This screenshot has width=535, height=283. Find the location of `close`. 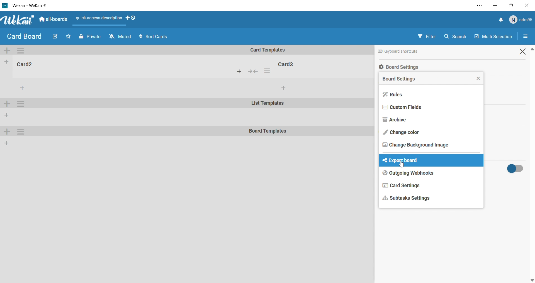

close is located at coordinates (524, 51).